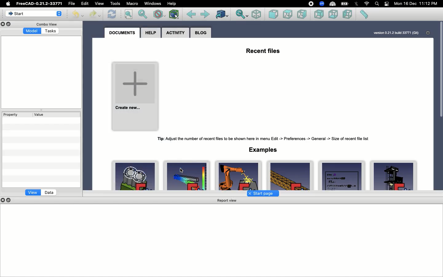 The image size is (443, 277). Describe the element at coordinates (440, 106) in the screenshot. I see `Scroll` at that location.